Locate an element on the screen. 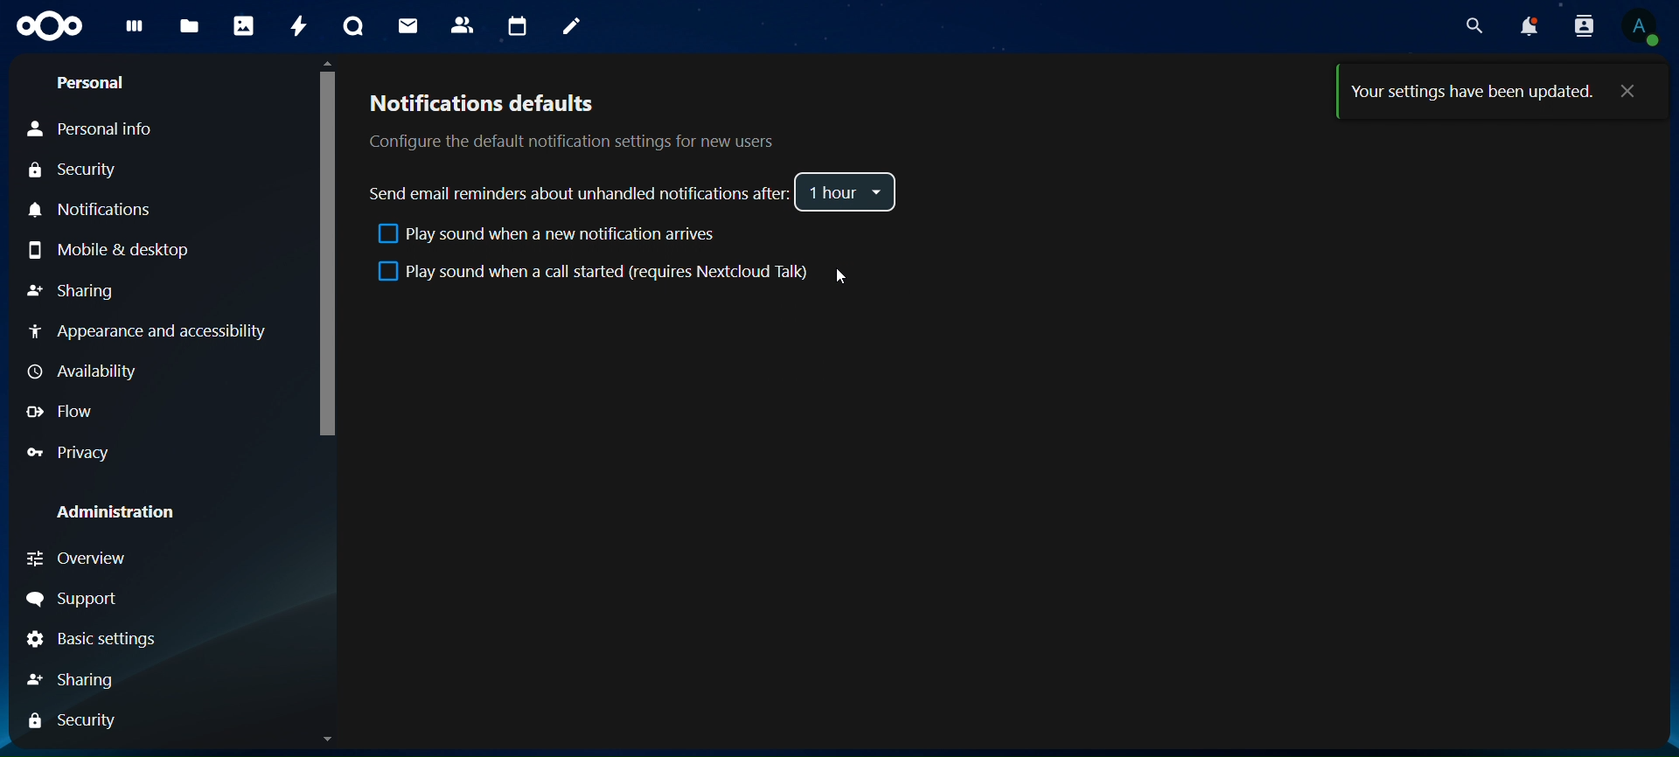  Scrollbar is located at coordinates (324, 401).